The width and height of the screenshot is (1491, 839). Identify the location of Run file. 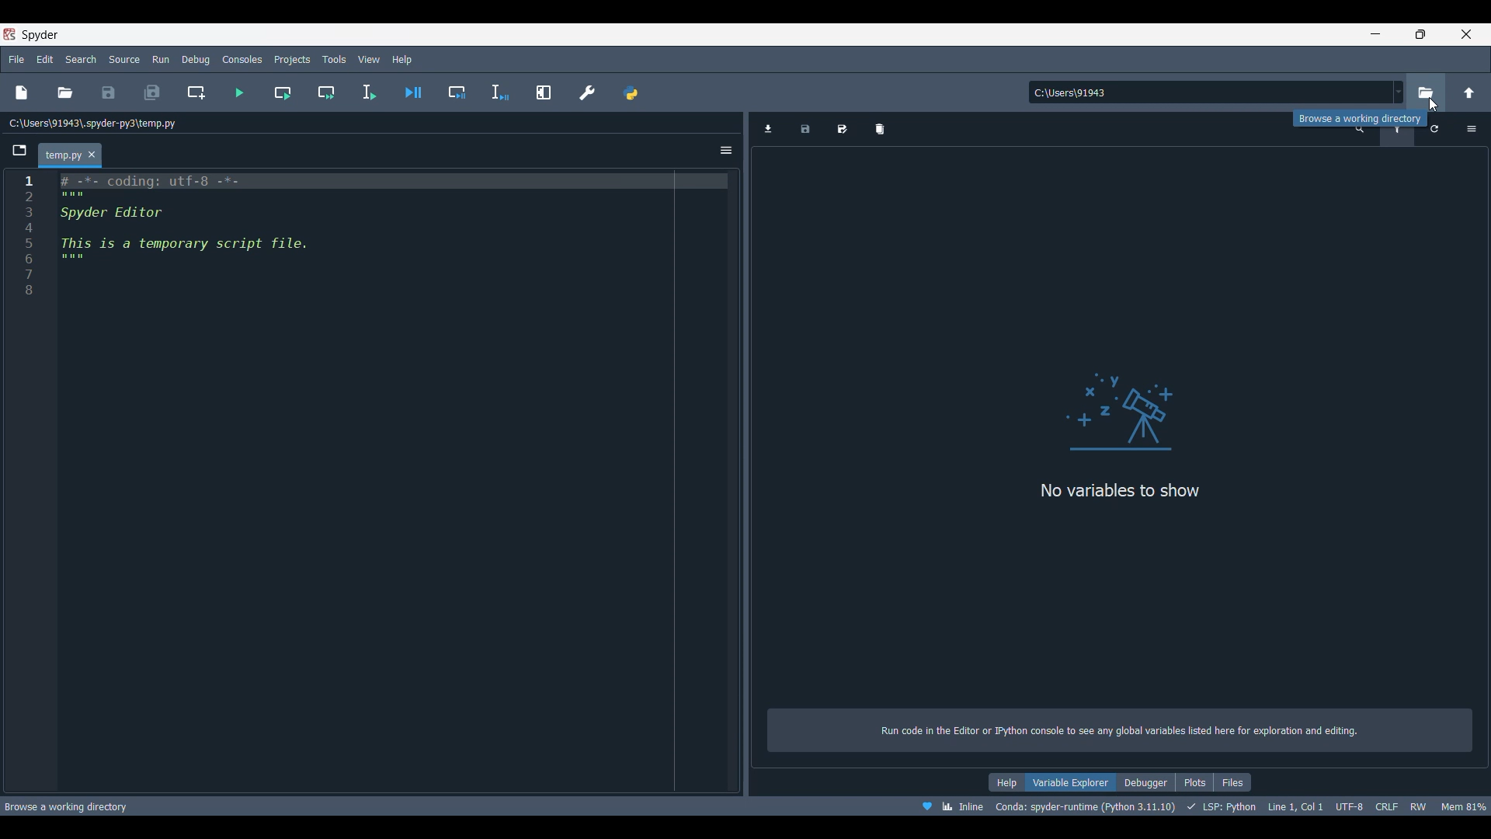
(239, 92).